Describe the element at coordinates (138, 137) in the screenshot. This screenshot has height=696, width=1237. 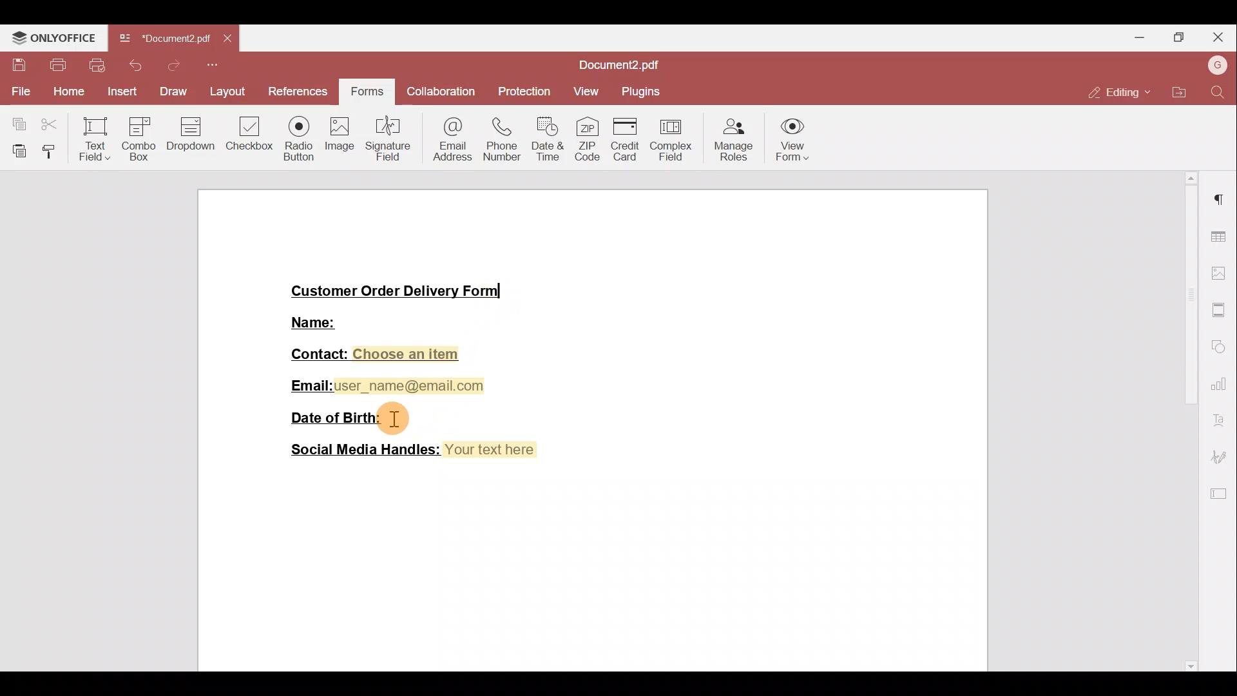
I see `Combo box` at that location.